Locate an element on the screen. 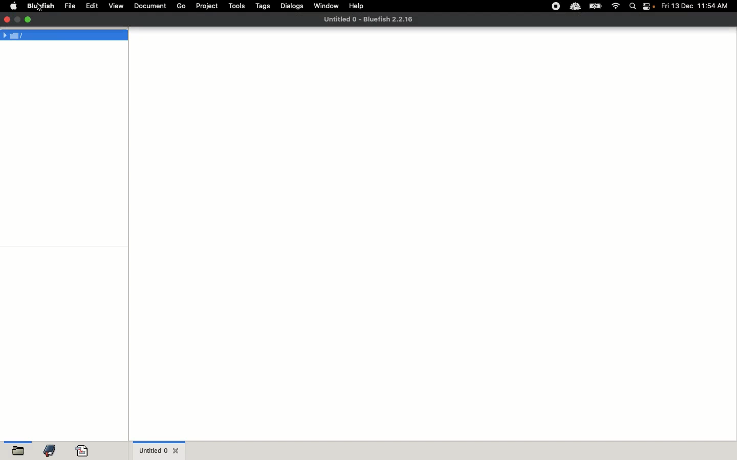 This screenshot has width=737, height=460. Bluefish is located at coordinates (39, 6).